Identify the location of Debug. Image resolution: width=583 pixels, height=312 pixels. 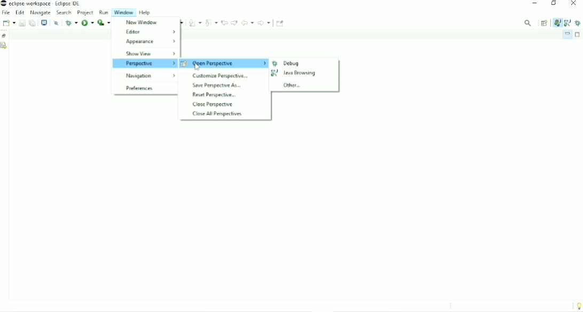
(578, 22).